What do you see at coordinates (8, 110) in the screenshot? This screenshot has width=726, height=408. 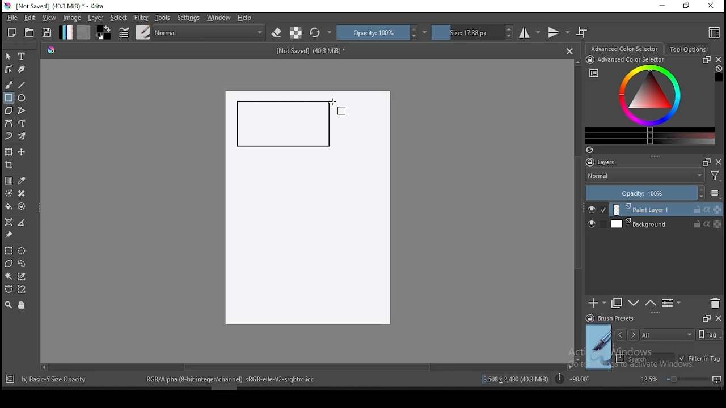 I see `polygon tool` at bounding box center [8, 110].